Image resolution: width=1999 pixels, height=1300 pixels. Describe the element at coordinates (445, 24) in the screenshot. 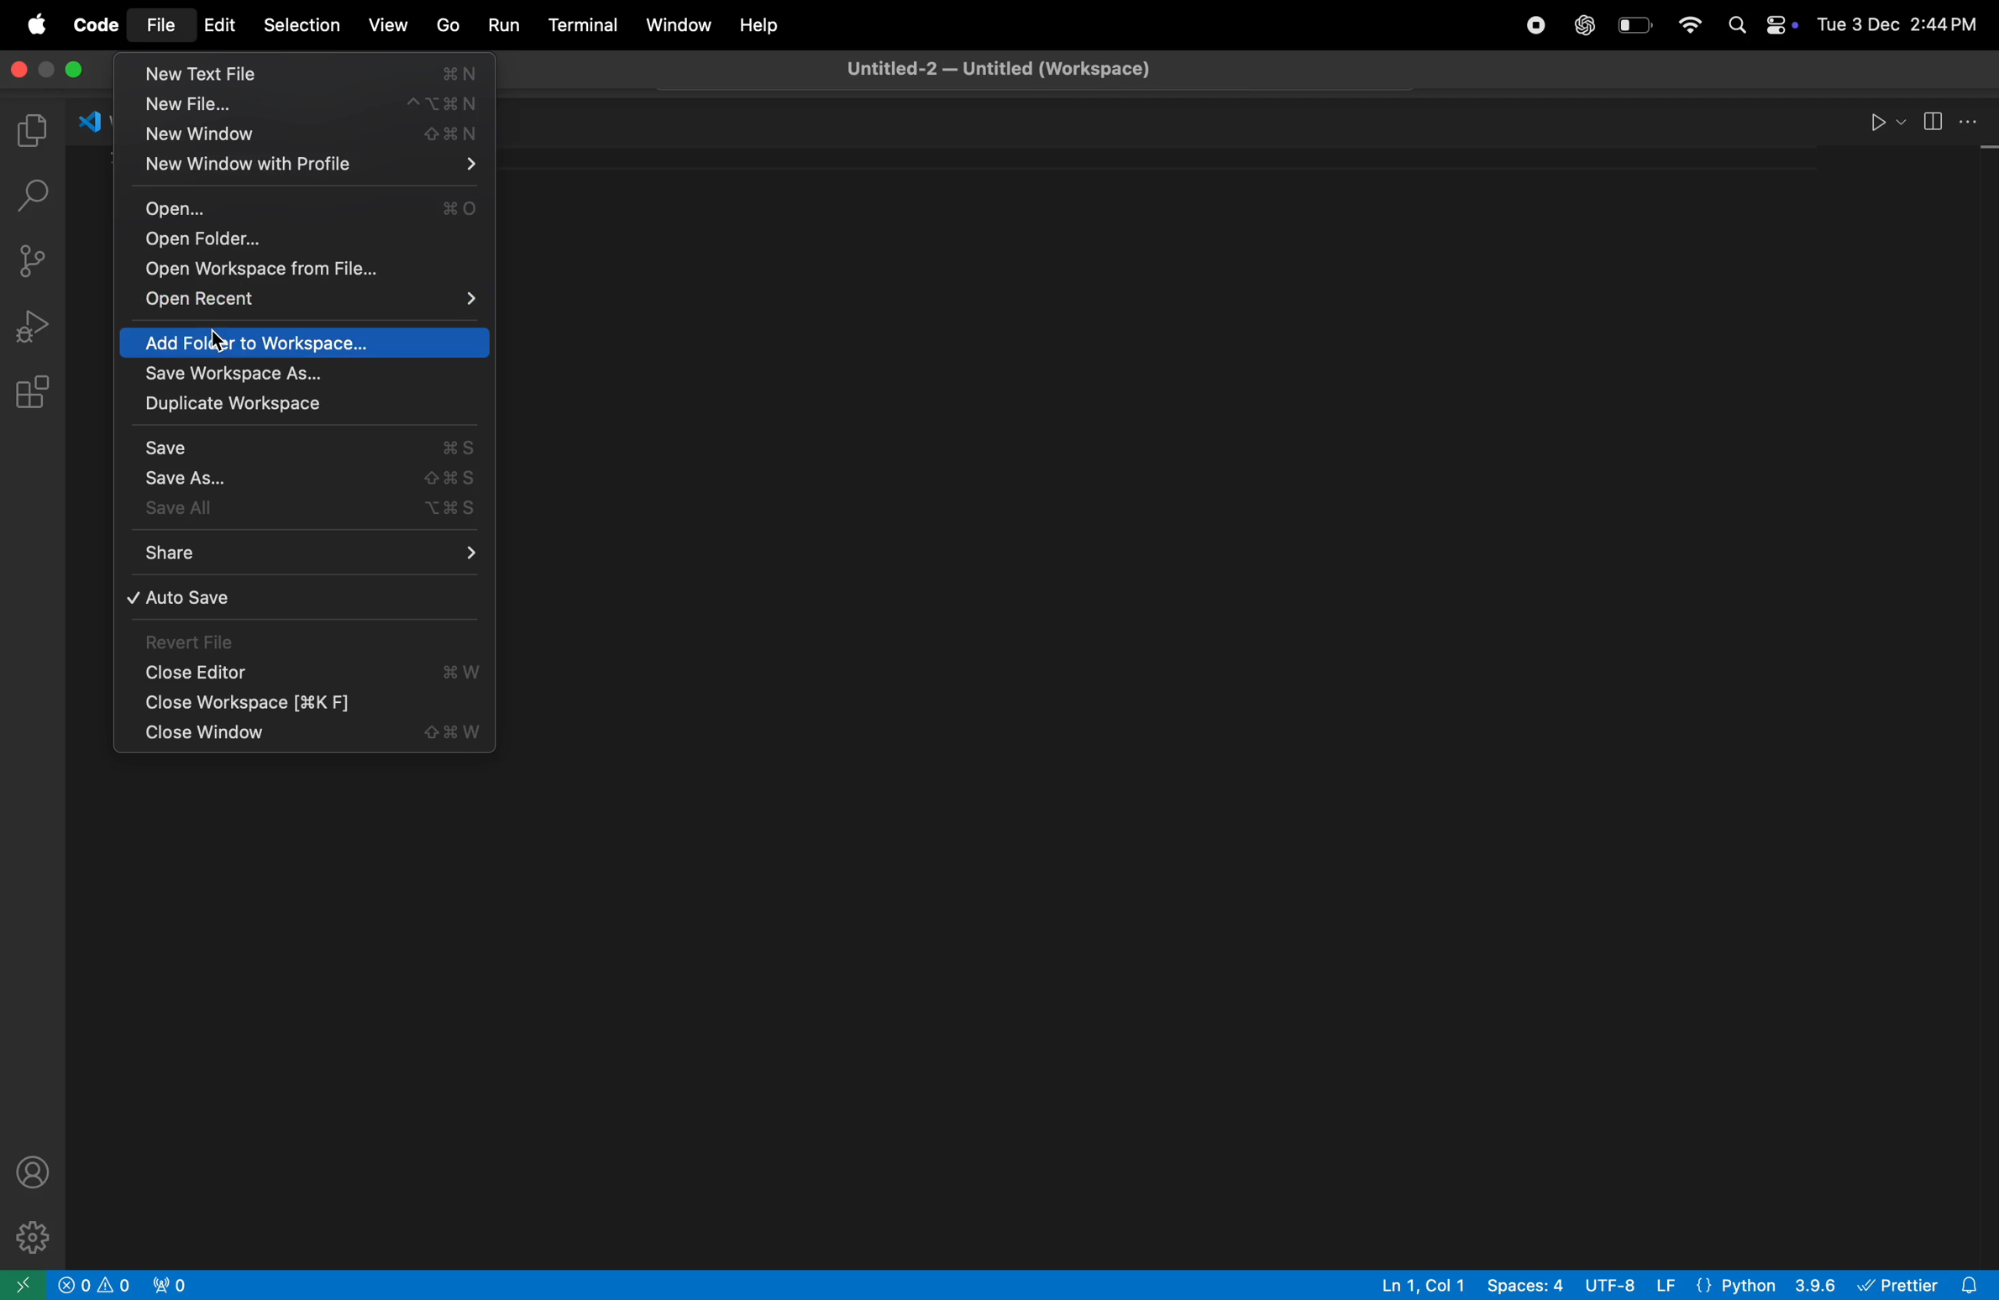

I see `go` at that location.